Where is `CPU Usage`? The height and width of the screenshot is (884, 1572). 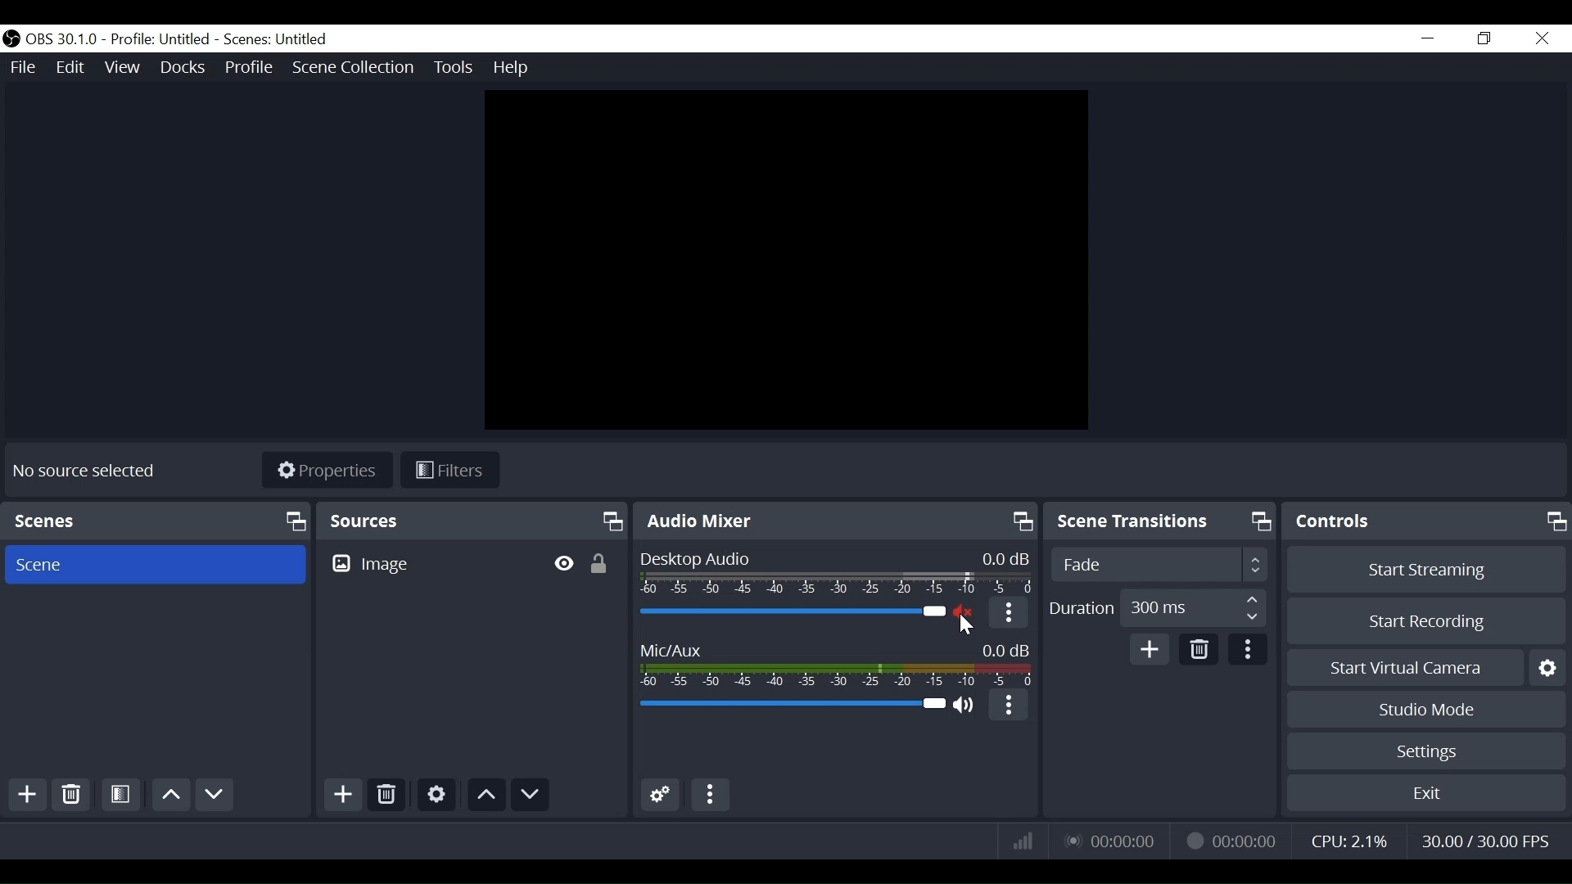 CPU Usage is located at coordinates (1350, 838).